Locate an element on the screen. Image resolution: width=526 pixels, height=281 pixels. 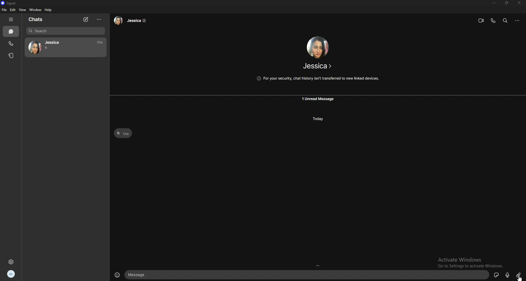
For your security, chat history isn't transferred to new linked devices. is located at coordinates (319, 78).